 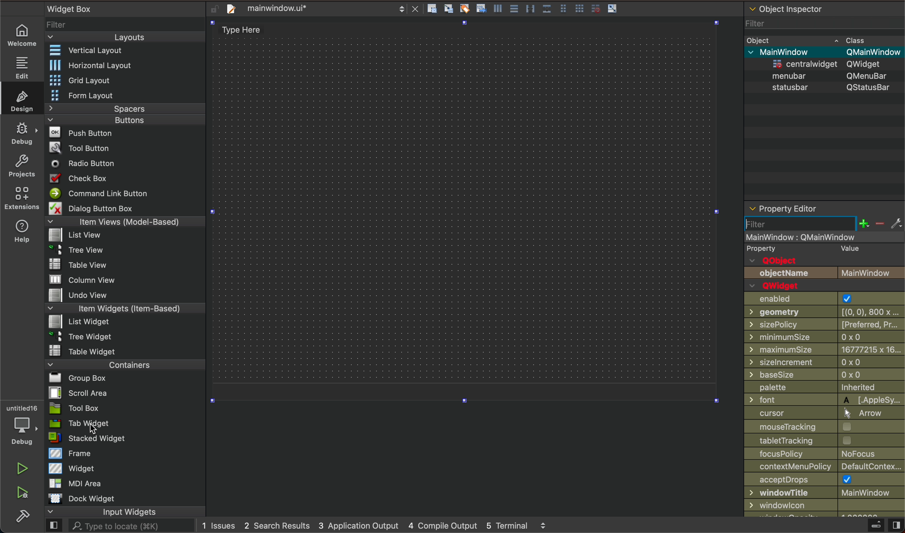 I want to click on cursor, so click(x=823, y=414).